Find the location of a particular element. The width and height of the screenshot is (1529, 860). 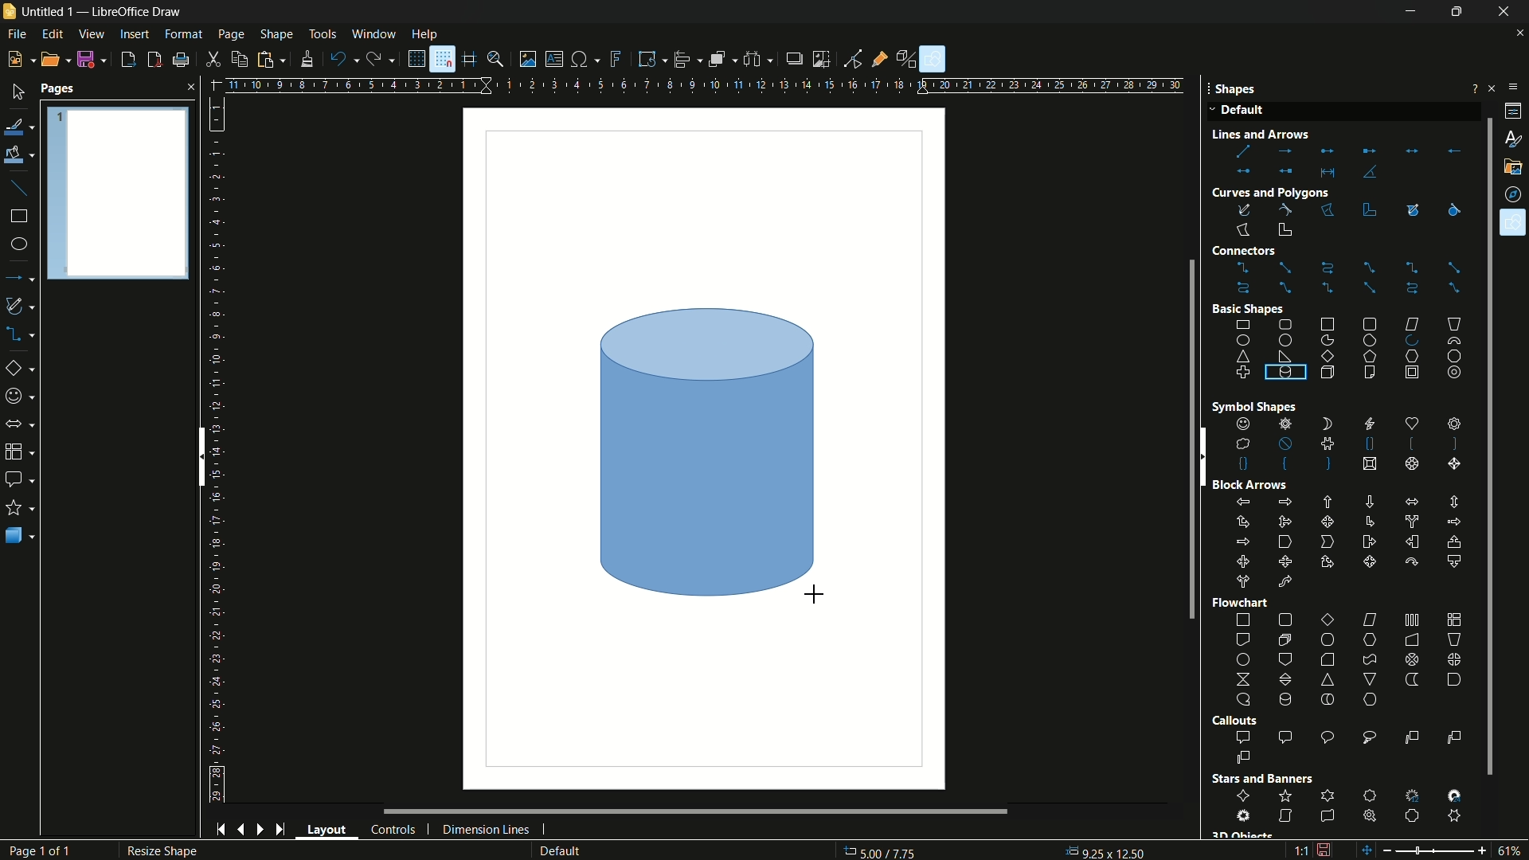

Flowchart is located at coordinates (1242, 603).